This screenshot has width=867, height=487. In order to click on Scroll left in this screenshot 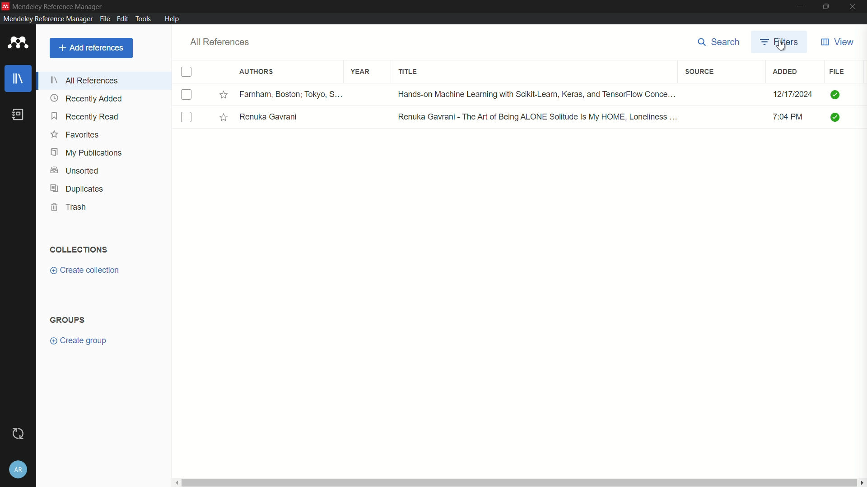, I will do `click(175, 482)`.